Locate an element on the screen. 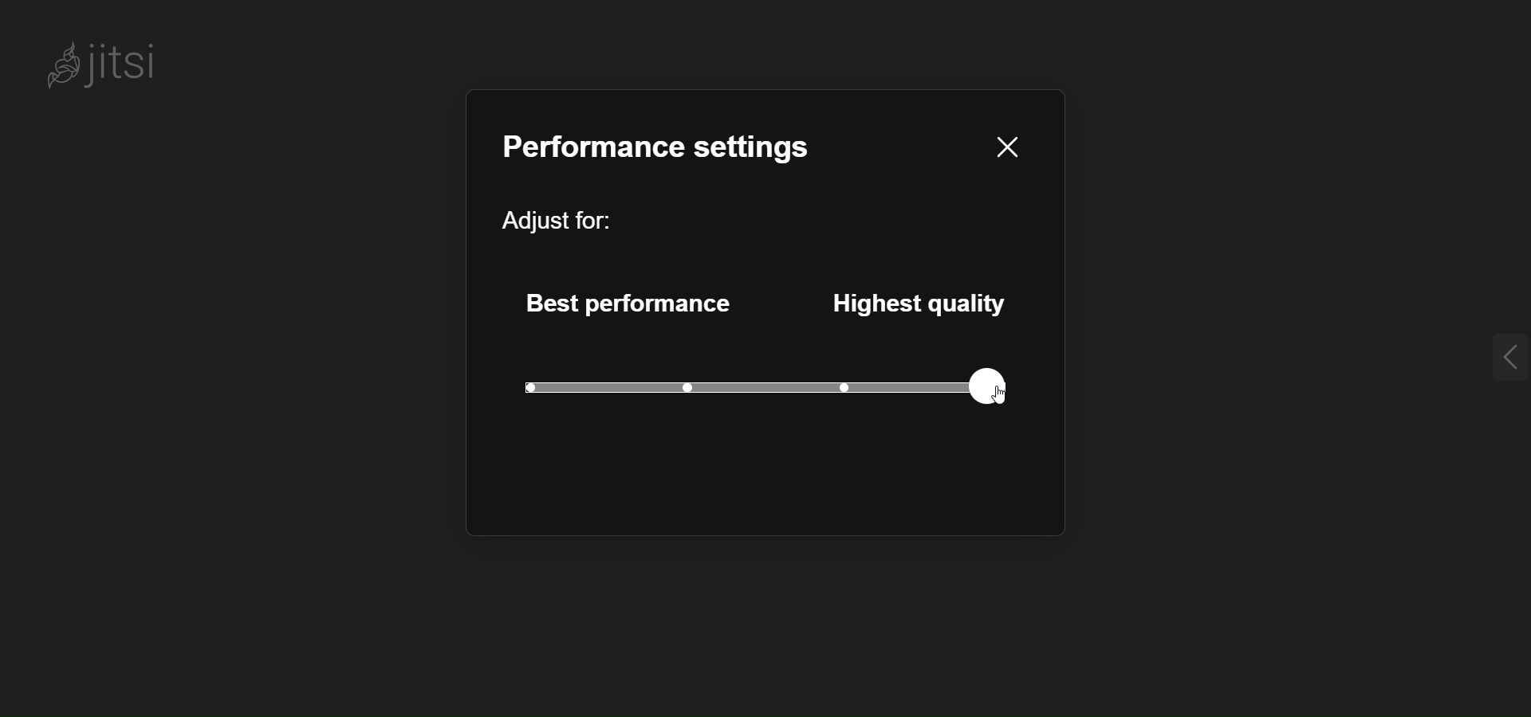 This screenshot has height=717, width=1531. highest quality is located at coordinates (924, 300).